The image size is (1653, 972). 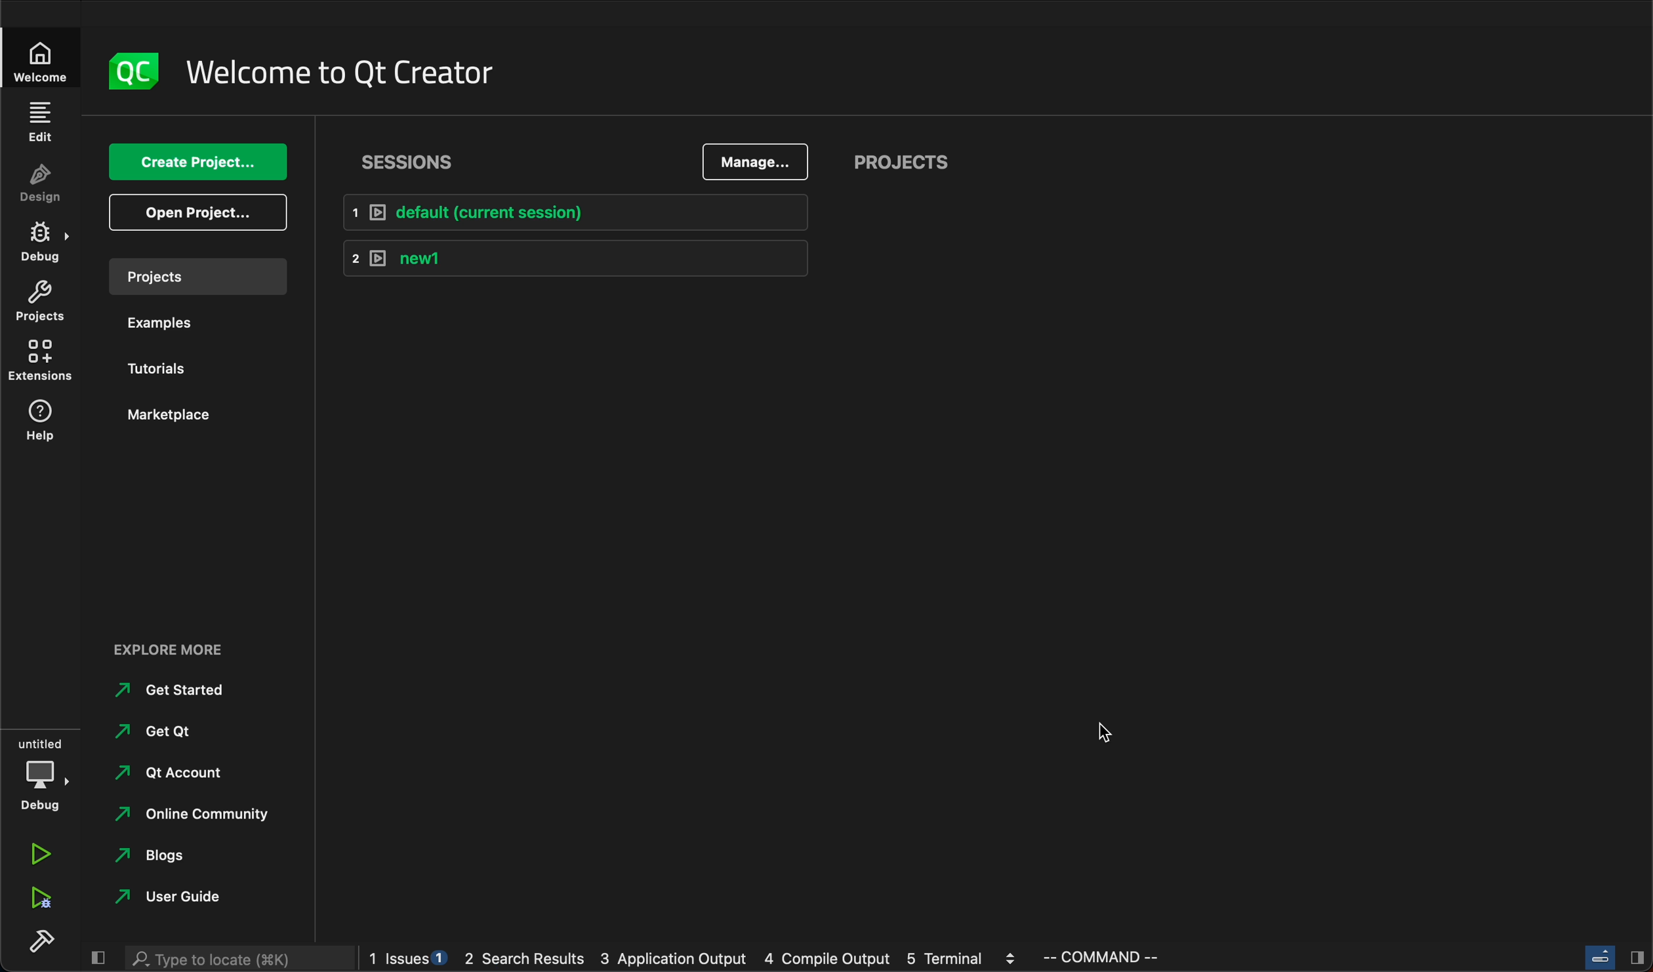 What do you see at coordinates (192, 817) in the screenshot?
I see `community` at bounding box center [192, 817].